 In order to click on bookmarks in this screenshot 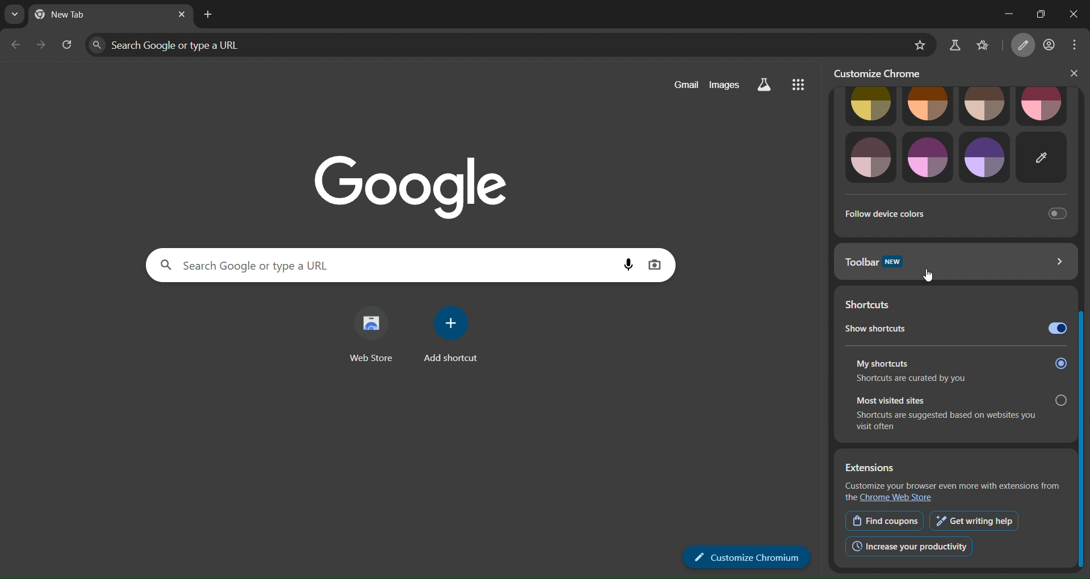, I will do `click(990, 44)`.